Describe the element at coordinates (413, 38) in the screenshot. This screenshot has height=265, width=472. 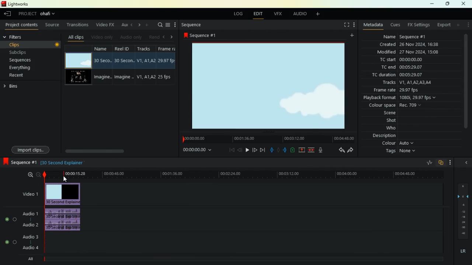
I see `Sequence #1` at that location.